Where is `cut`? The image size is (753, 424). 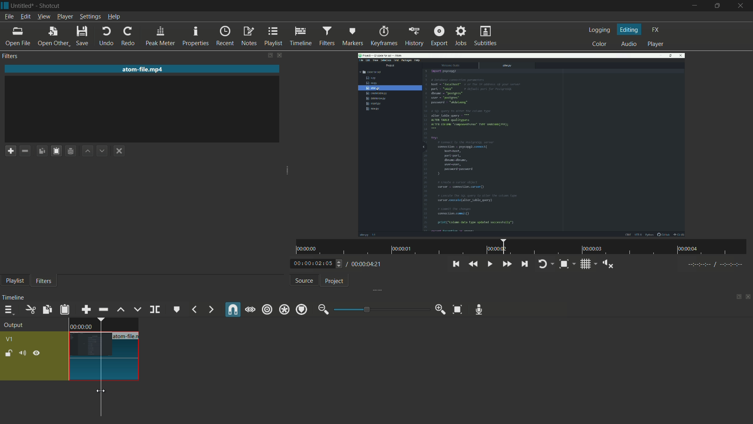 cut is located at coordinates (30, 309).